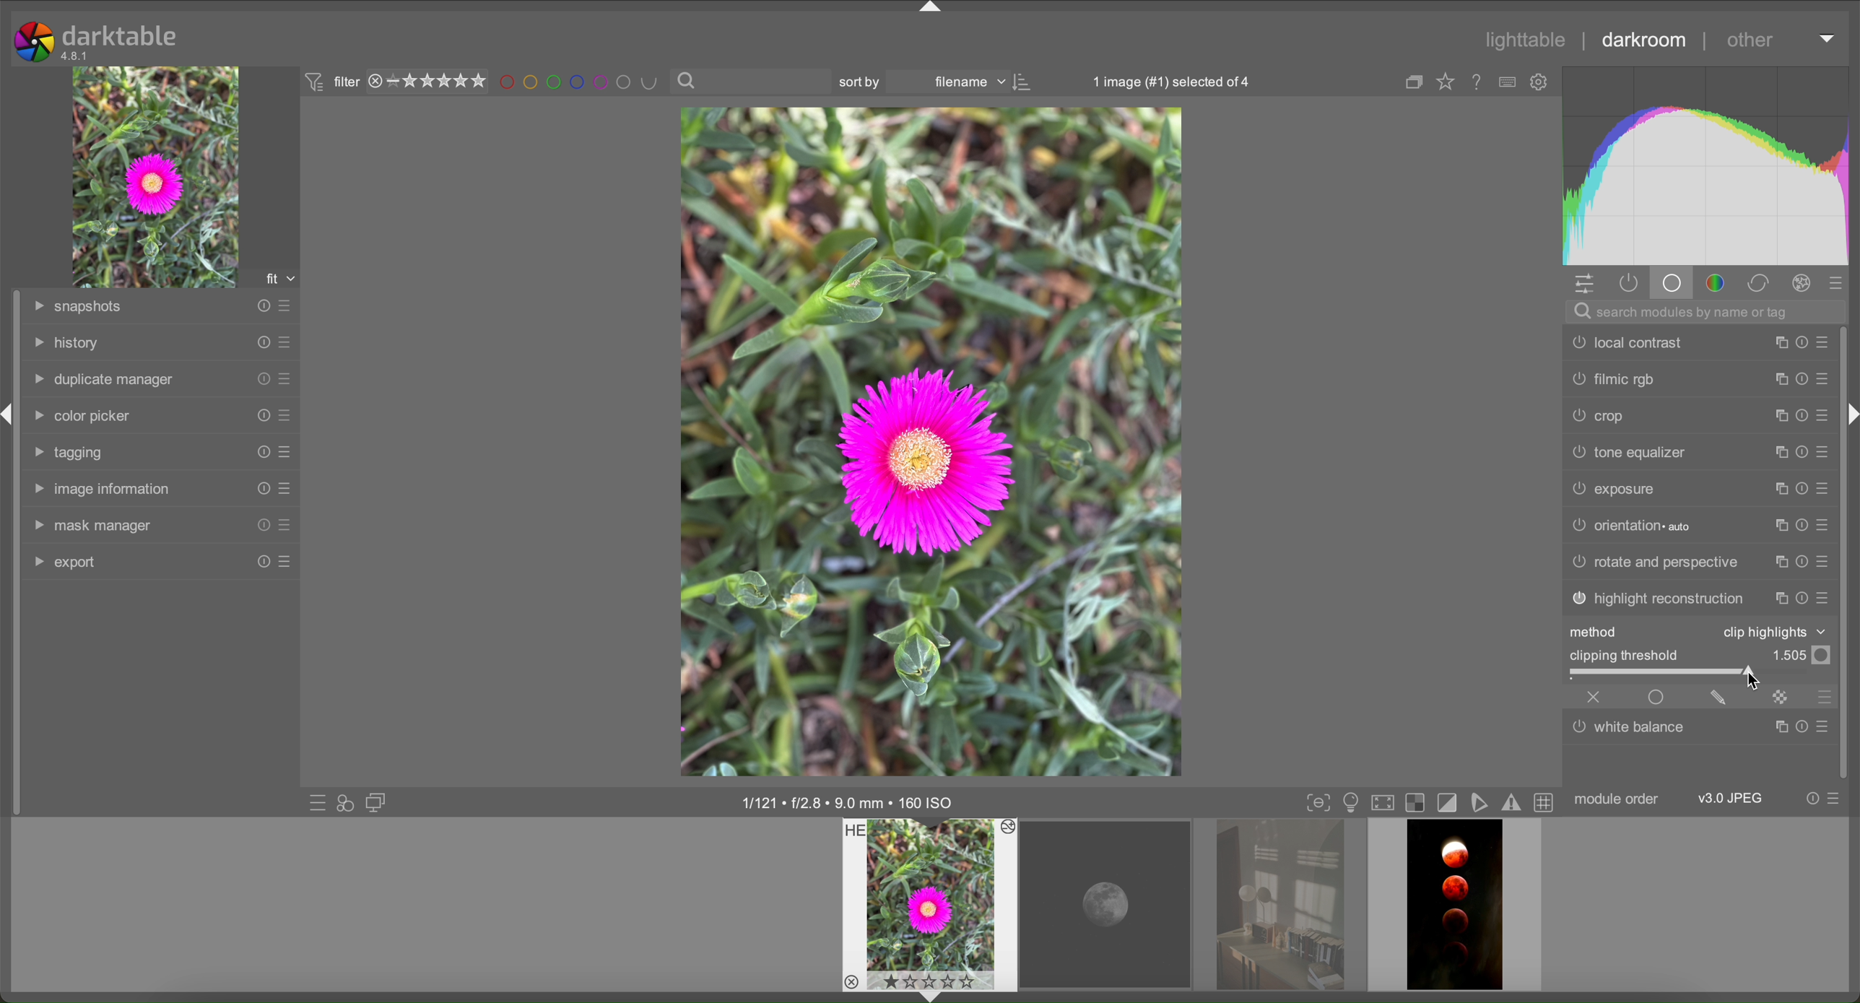 This screenshot has height=1003, width=1860. Describe the element at coordinates (1526, 40) in the screenshot. I see `lighttable` at that location.